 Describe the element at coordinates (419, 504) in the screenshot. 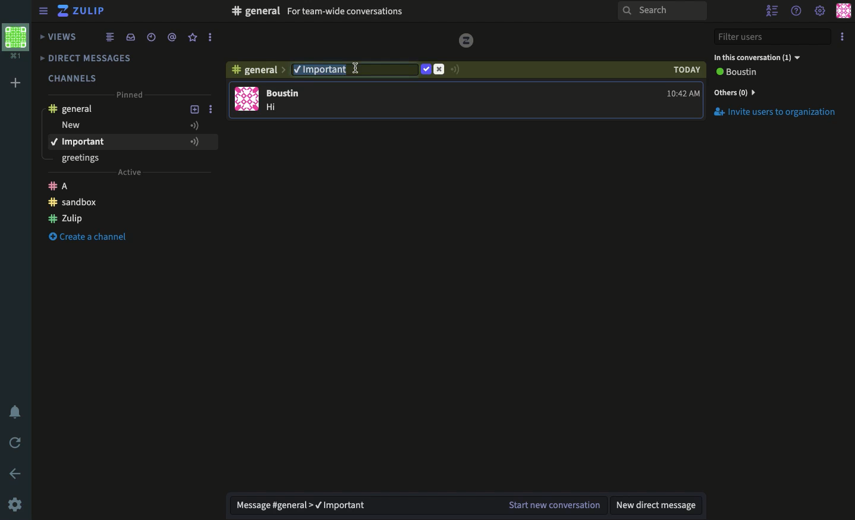

I see `Message` at that location.